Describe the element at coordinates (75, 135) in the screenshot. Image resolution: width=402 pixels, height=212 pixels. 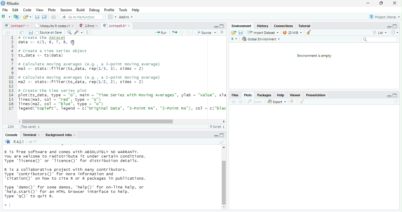
I see `close` at that location.